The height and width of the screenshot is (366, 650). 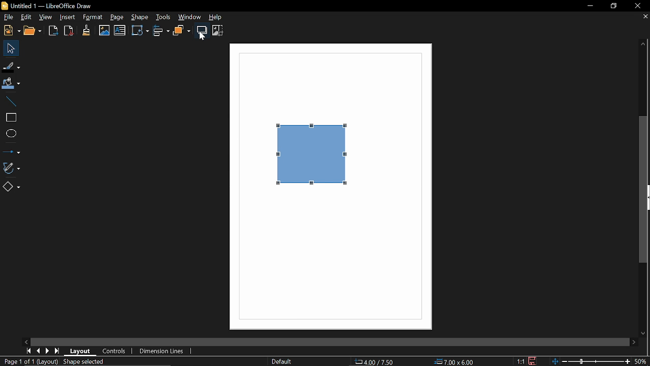 I want to click on dimension lines, so click(x=161, y=351).